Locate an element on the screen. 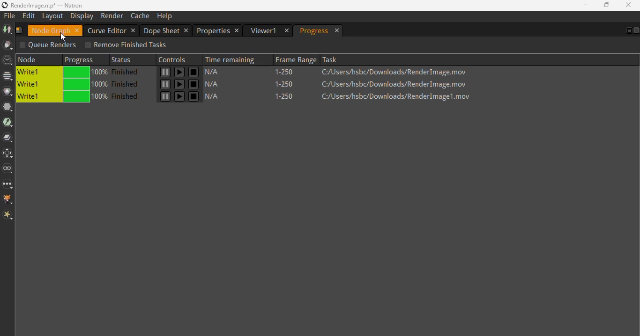 The width and height of the screenshot is (640, 336). filter is located at coordinates (8, 107).